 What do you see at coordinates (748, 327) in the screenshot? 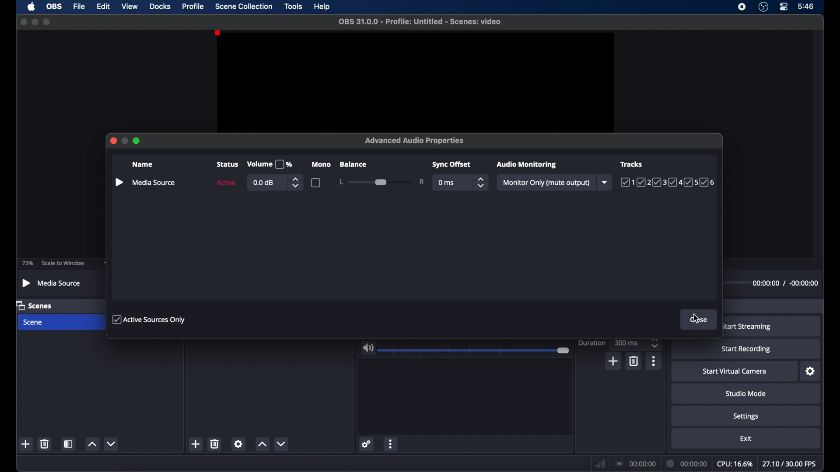
I see `start streaming` at bounding box center [748, 327].